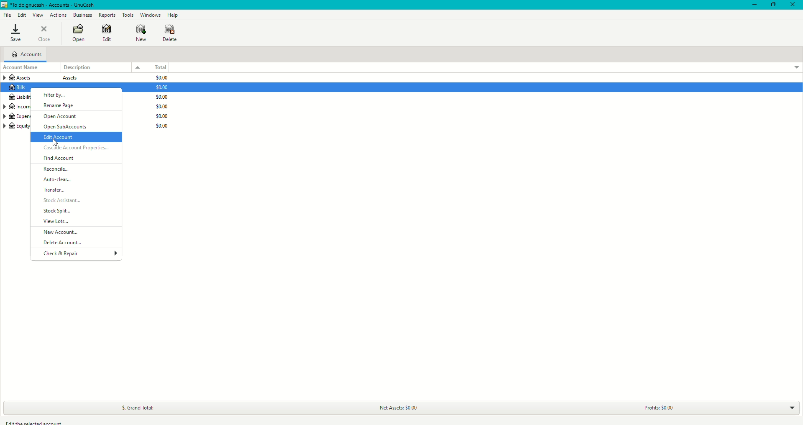 This screenshot has height=425, width=803. What do you see at coordinates (60, 105) in the screenshot?
I see `Rename Page` at bounding box center [60, 105].